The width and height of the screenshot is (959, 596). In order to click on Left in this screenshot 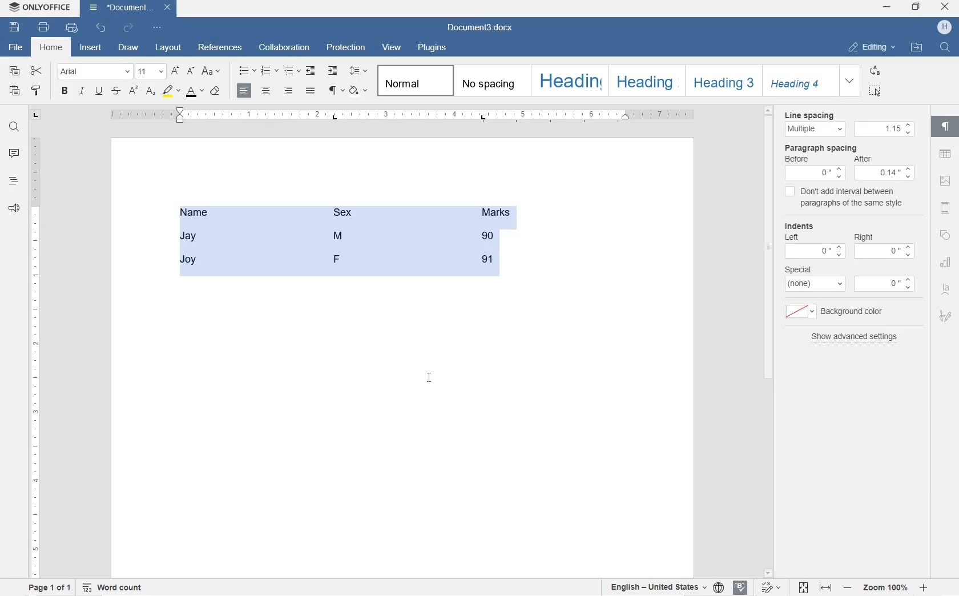, I will do `click(813, 247)`.